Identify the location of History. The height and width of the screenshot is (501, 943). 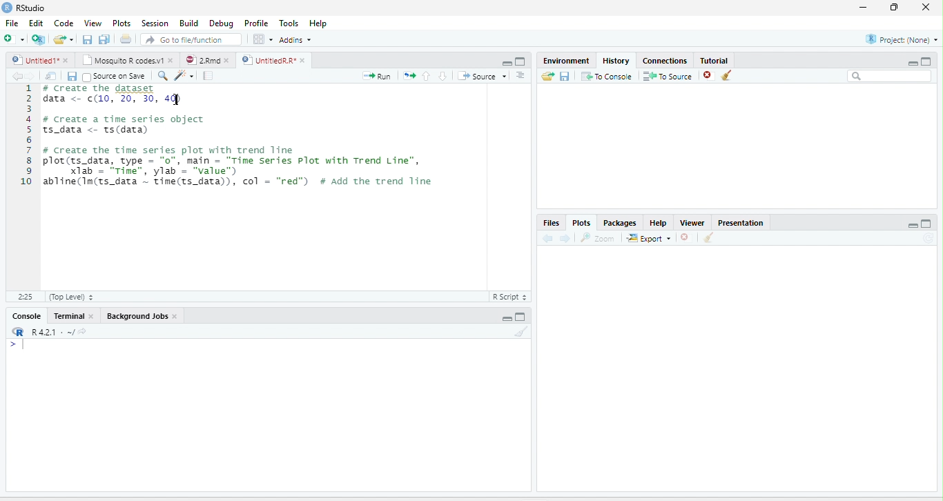
(616, 60).